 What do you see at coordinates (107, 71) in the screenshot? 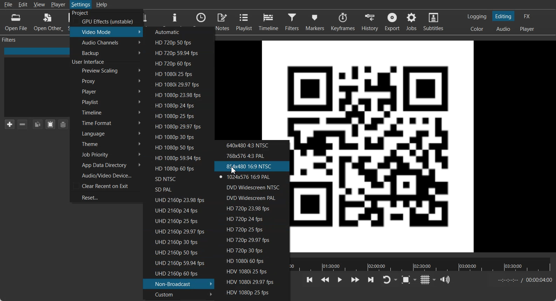
I see `Preview Scaling` at bounding box center [107, 71].